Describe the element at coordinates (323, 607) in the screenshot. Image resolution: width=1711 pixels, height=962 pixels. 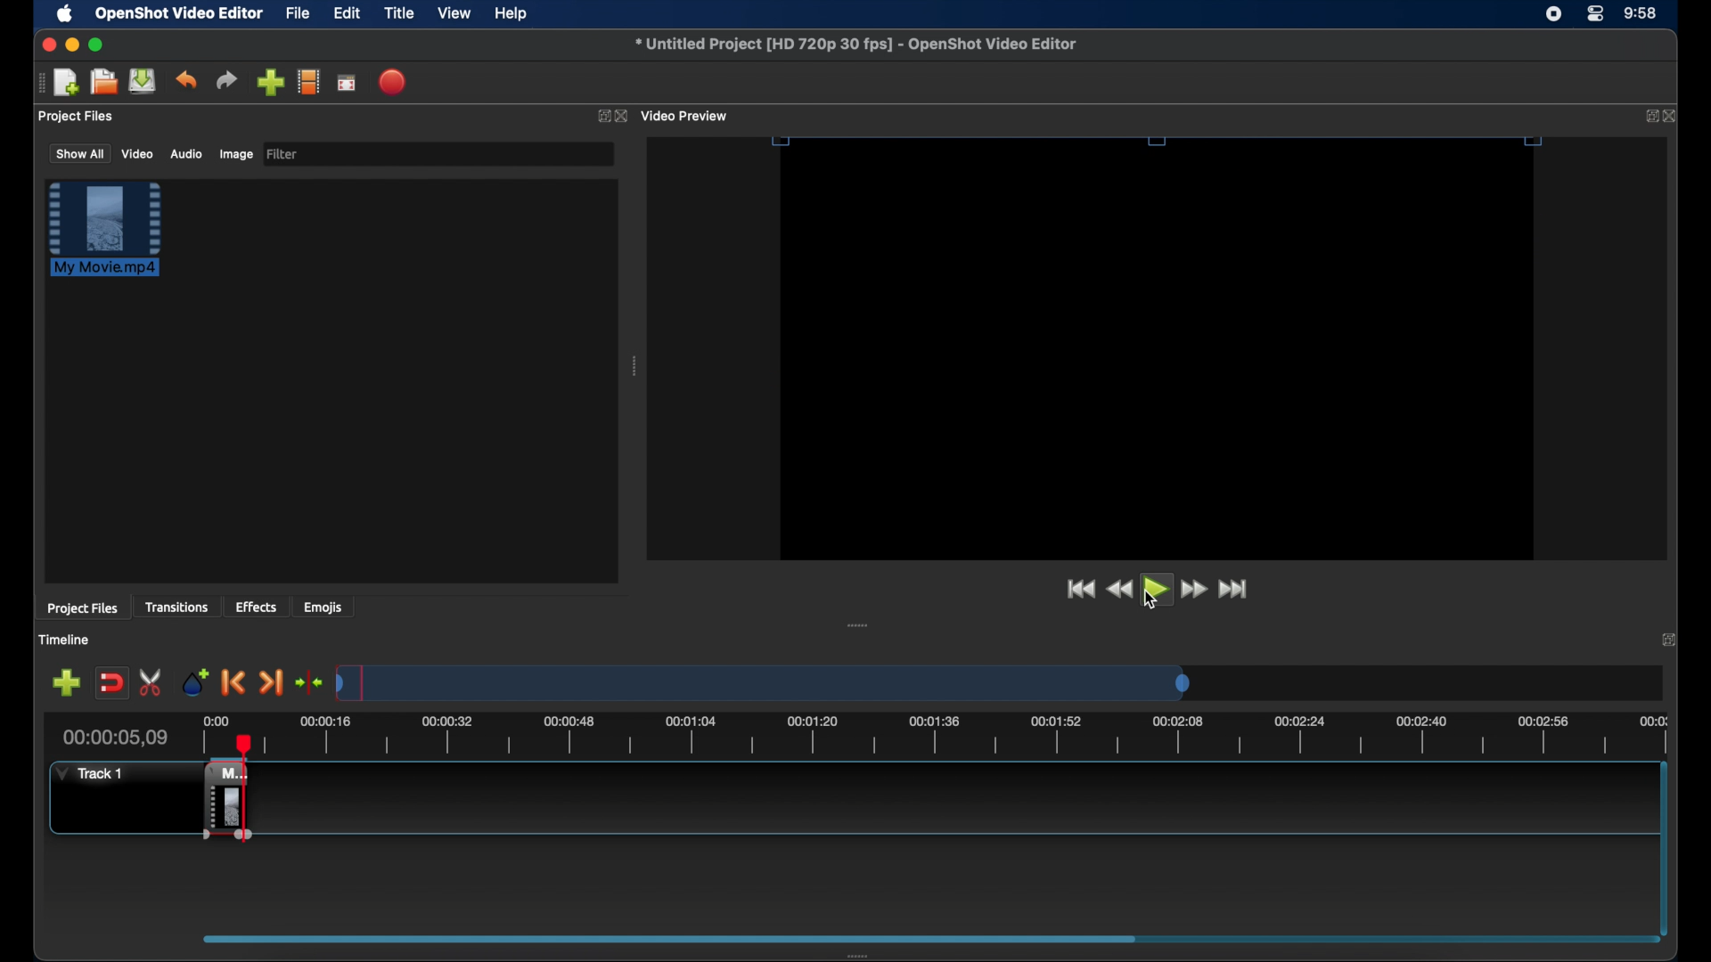
I see `emojis` at that location.